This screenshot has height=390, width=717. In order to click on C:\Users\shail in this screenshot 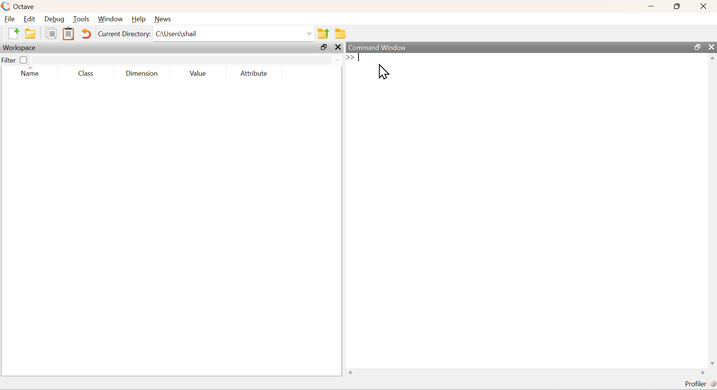, I will do `click(234, 34)`.